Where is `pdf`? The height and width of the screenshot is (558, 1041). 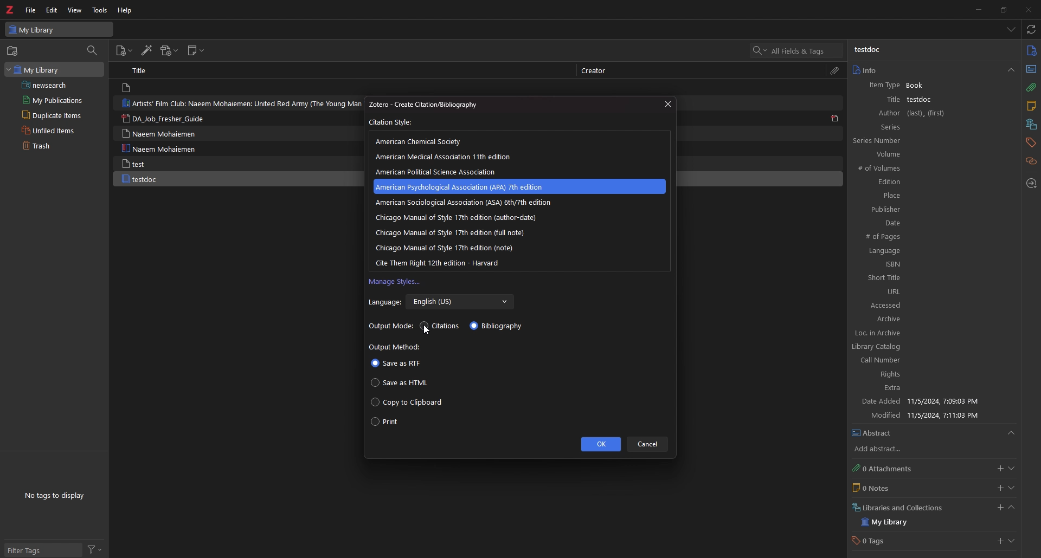
pdf is located at coordinates (835, 118).